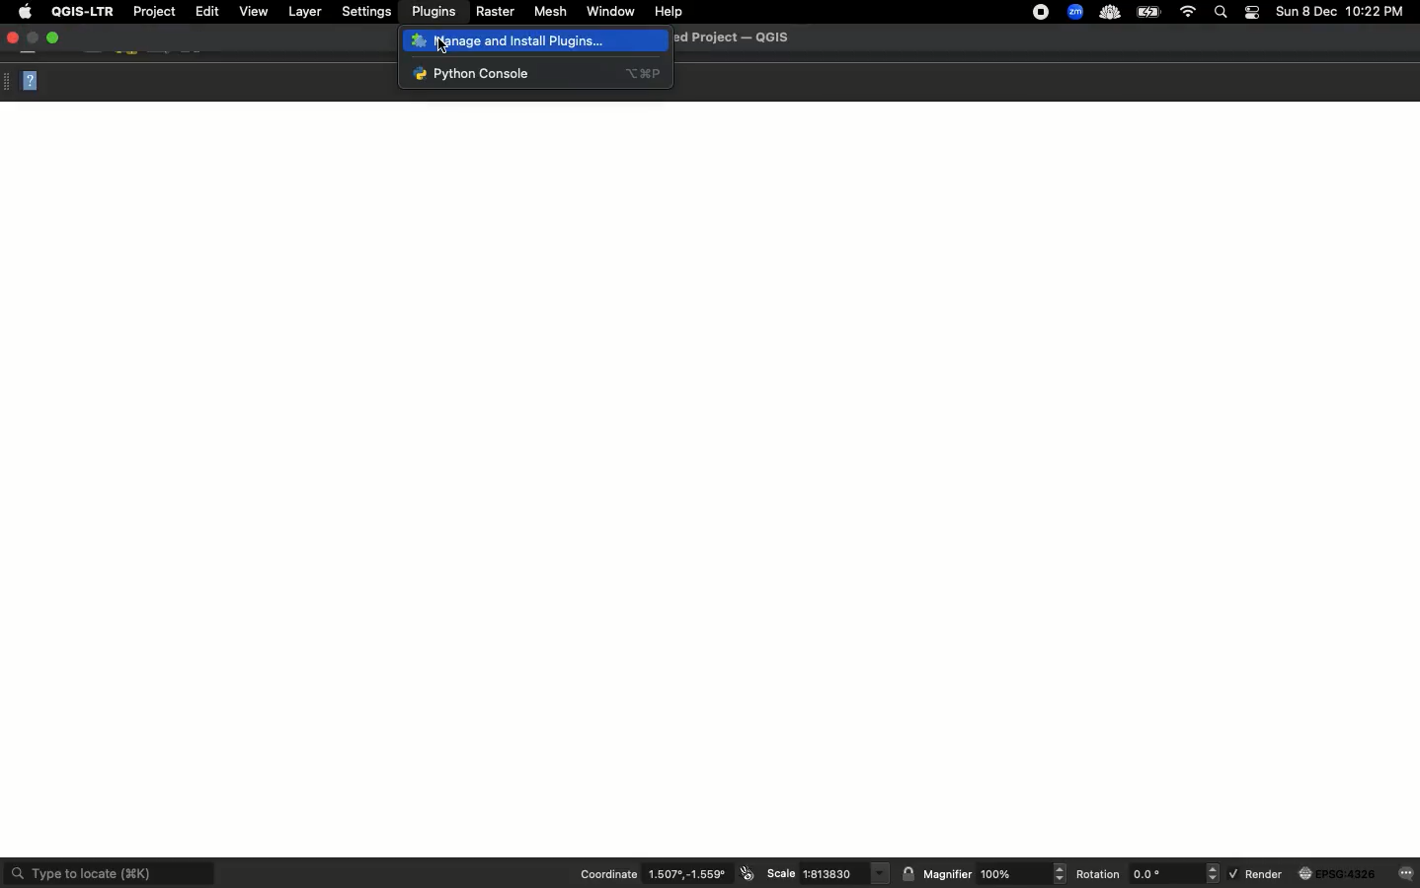 The height and width of the screenshot is (888, 1420). Describe the element at coordinates (153, 13) in the screenshot. I see `Project` at that location.